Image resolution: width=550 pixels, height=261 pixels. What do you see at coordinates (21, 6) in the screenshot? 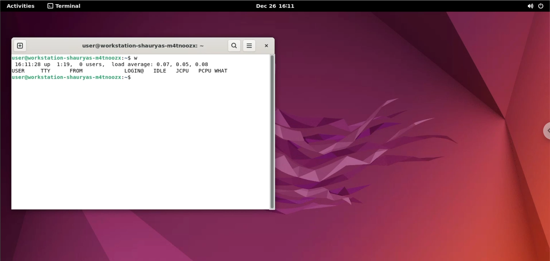
I see `Activities` at bounding box center [21, 6].